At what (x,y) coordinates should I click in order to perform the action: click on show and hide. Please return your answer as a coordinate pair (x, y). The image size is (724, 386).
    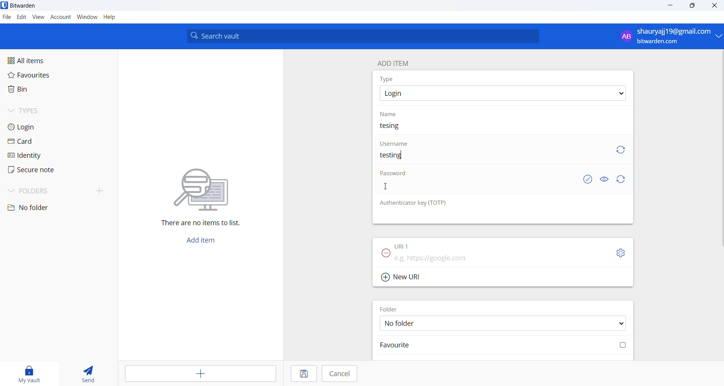
    Looking at the image, I should click on (604, 179).